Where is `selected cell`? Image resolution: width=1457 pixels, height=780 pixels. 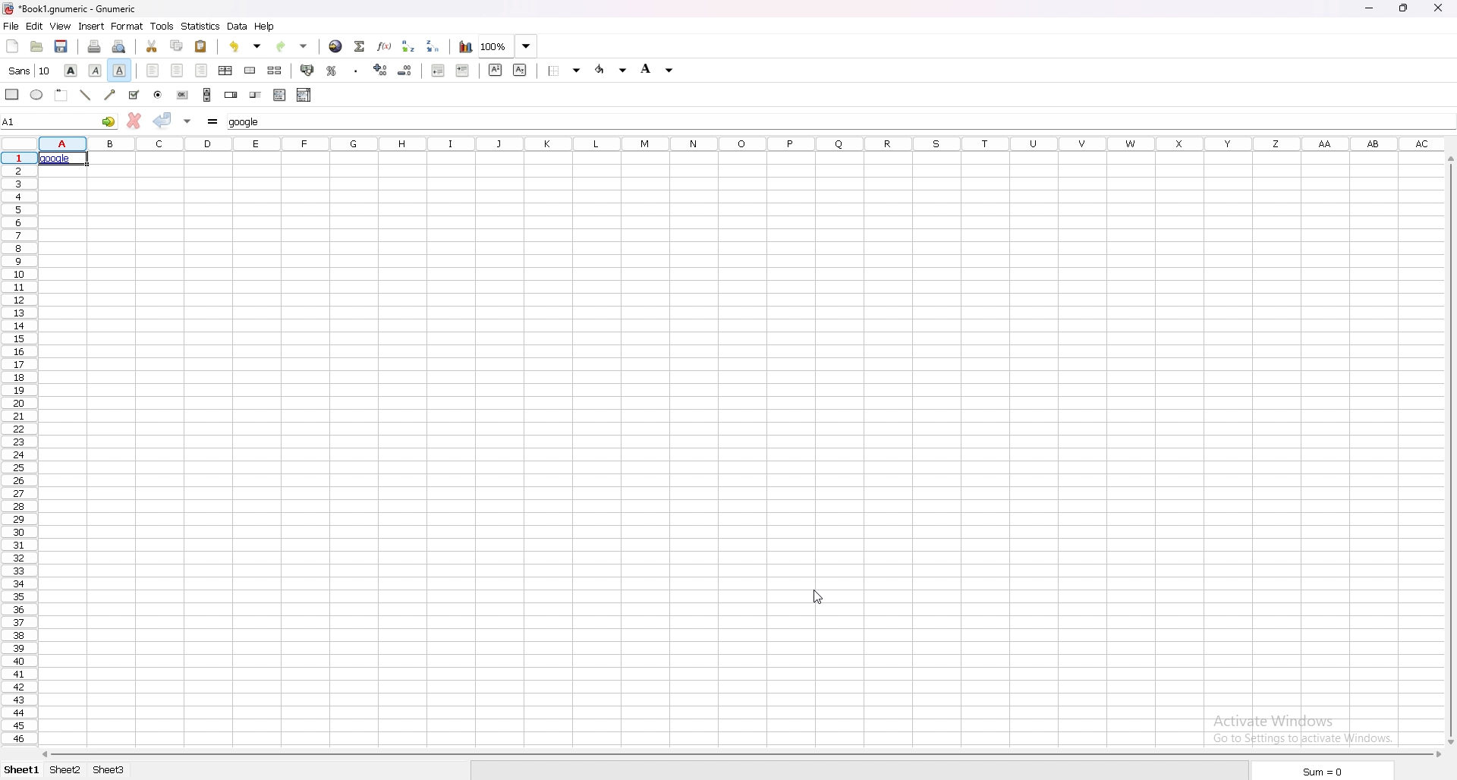
selected cell is located at coordinates (59, 119).